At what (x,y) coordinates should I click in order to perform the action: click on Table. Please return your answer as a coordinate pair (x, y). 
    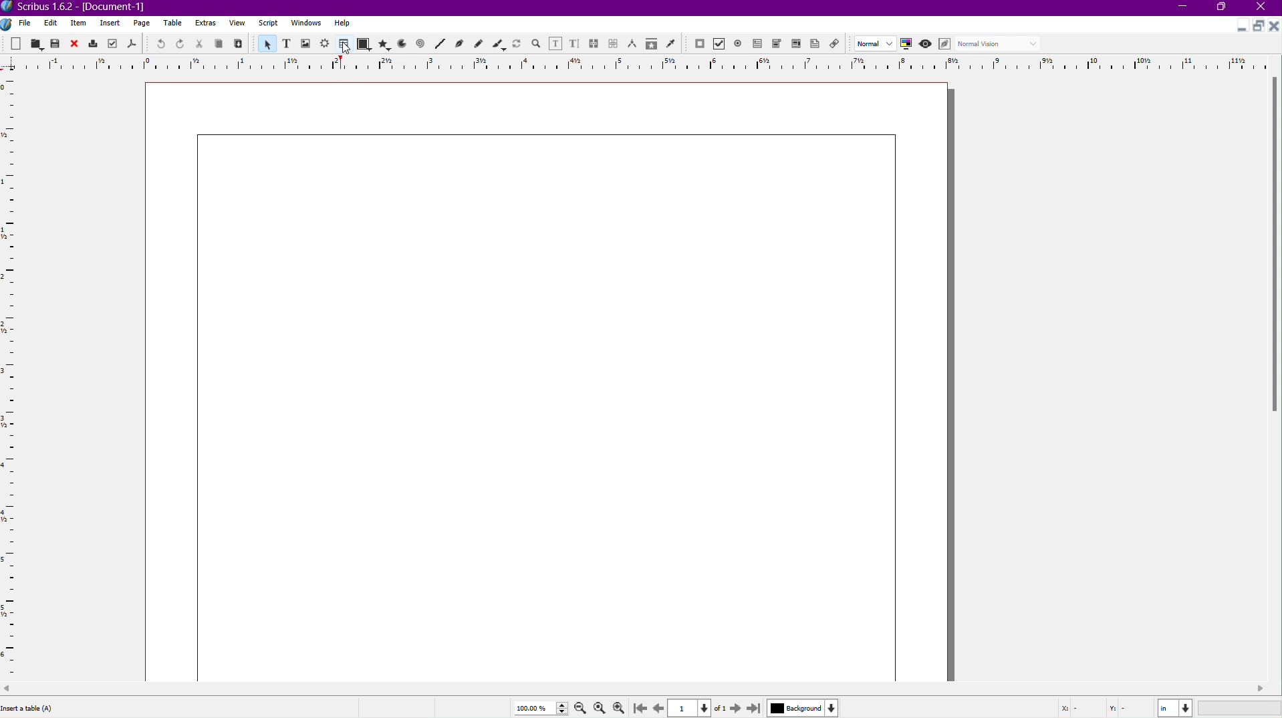
    Looking at the image, I should click on (342, 44).